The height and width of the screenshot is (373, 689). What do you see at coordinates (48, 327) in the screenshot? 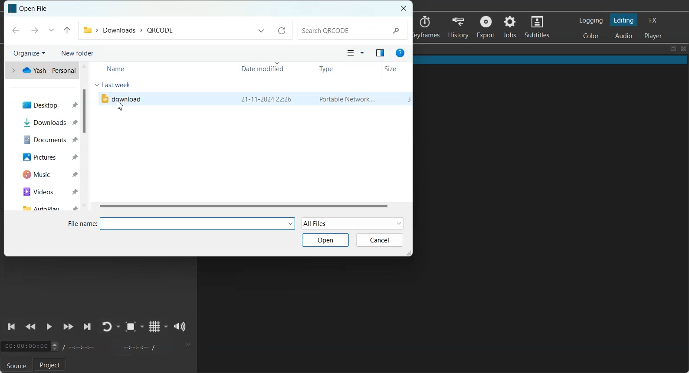
I see `Toggle Play or Pause` at bounding box center [48, 327].